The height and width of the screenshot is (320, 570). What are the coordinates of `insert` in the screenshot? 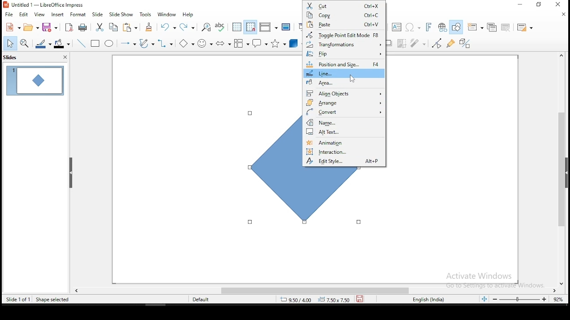 It's located at (57, 14).